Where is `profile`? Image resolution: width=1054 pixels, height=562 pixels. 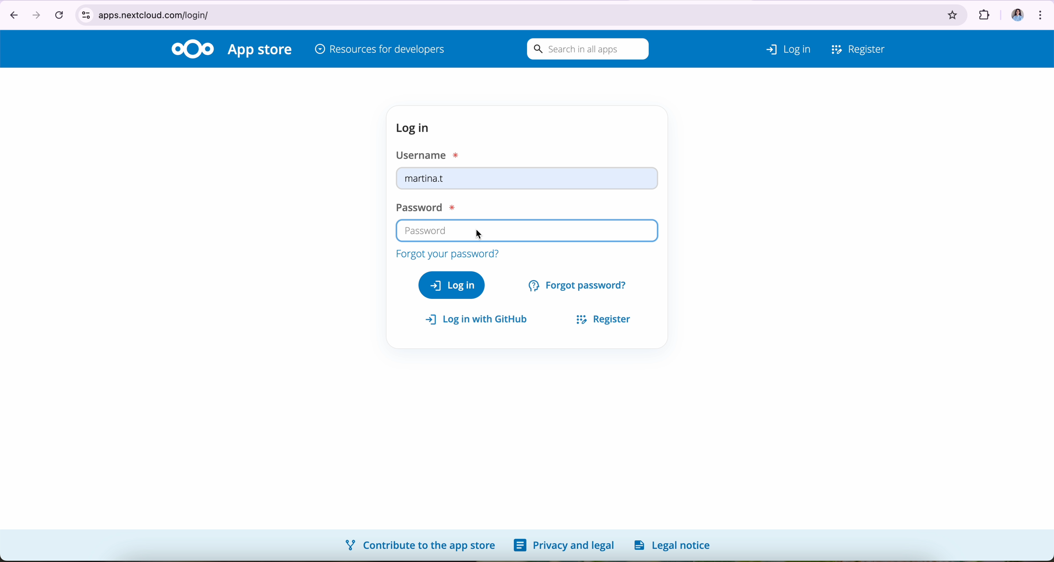 profile is located at coordinates (1013, 12).